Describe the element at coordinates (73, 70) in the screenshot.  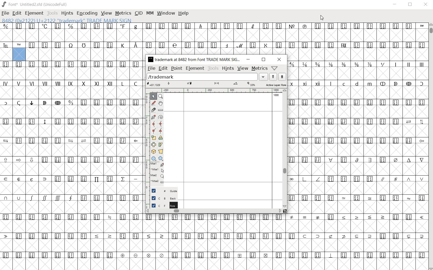
I see `symbol` at that location.